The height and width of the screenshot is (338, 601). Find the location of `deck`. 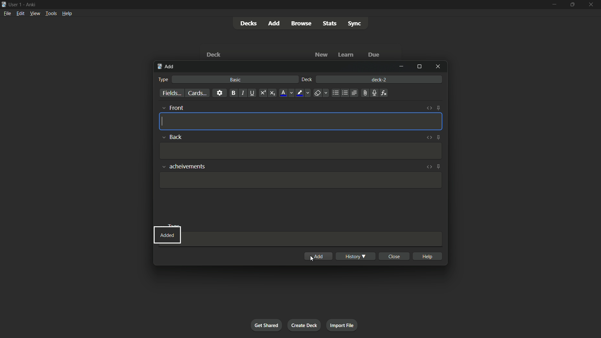

deck is located at coordinates (307, 80).